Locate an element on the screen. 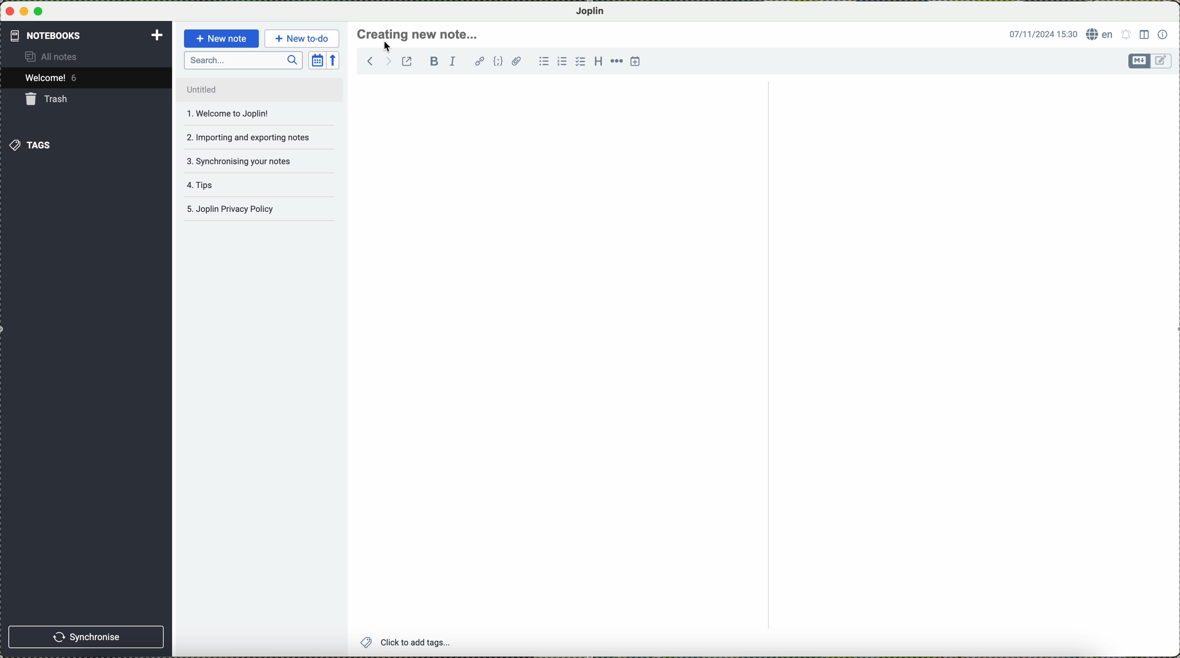  new note button is located at coordinates (220, 38).